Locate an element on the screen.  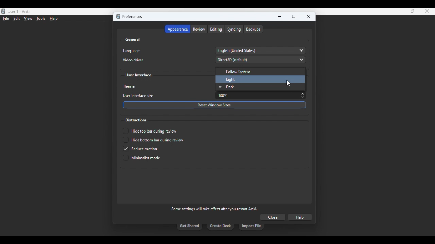
close is located at coordinates (427, 11).